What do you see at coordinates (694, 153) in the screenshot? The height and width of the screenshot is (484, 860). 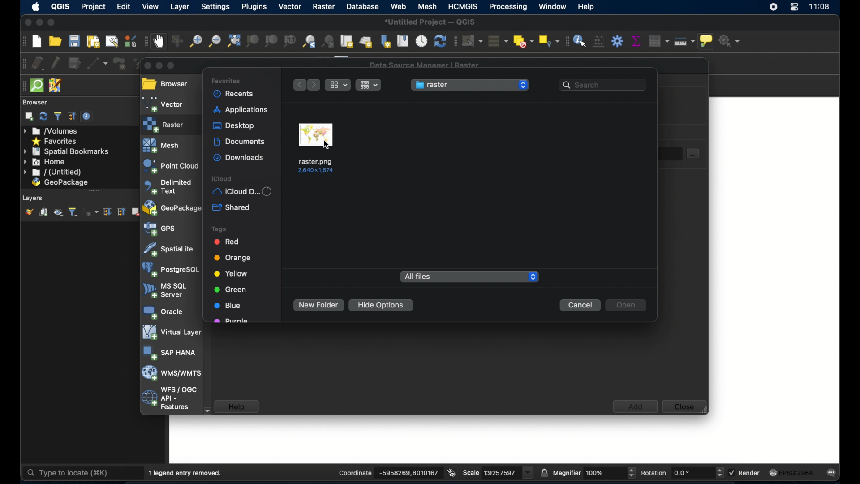 I see `document select button` at bounding box center [694, 153].